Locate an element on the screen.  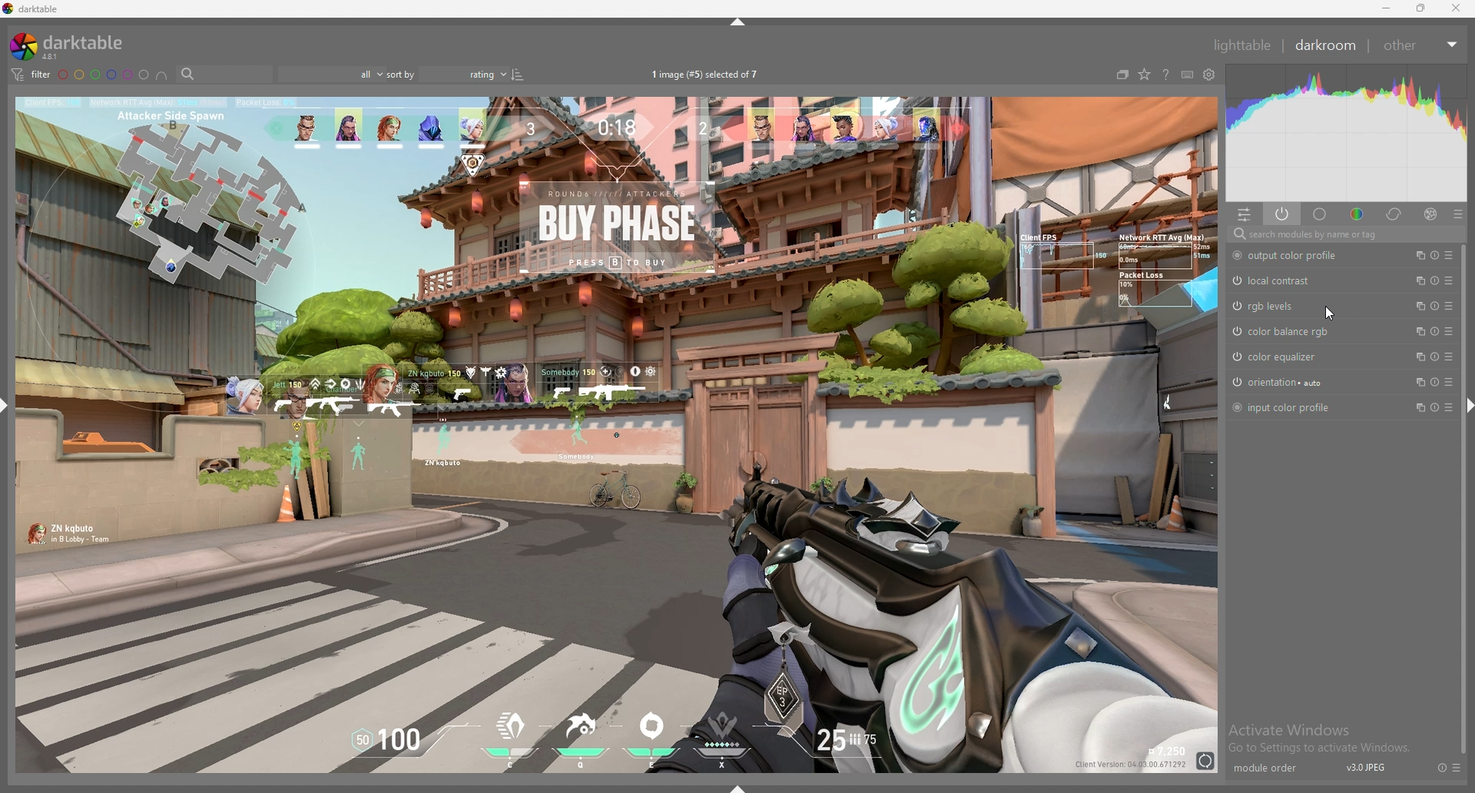
filter is located at coordinates (31, 75).